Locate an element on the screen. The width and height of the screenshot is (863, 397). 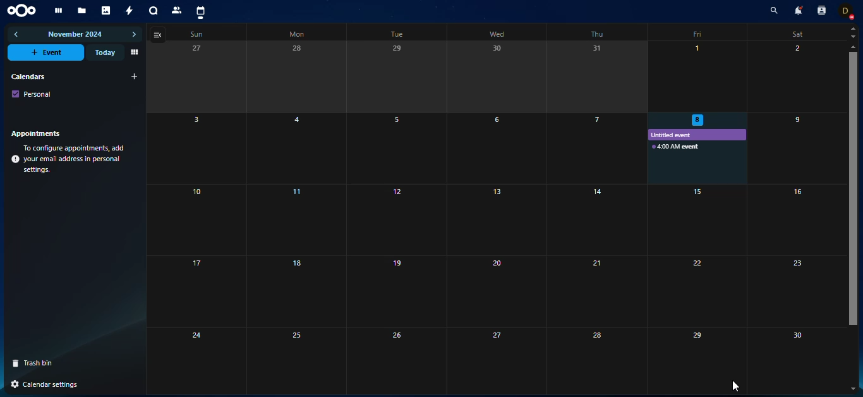
appointments is located at coordinates (39, 133).